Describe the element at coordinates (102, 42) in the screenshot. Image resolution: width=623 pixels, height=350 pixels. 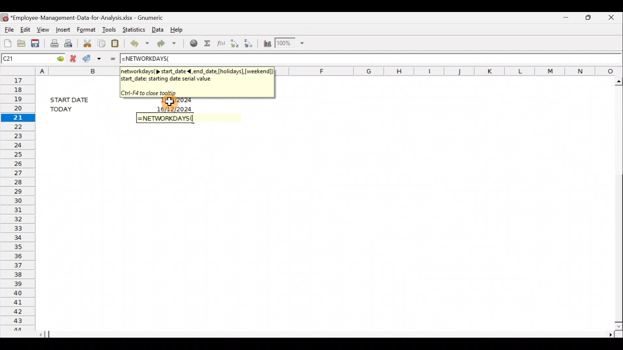
I see `Copy the selection` at that location.